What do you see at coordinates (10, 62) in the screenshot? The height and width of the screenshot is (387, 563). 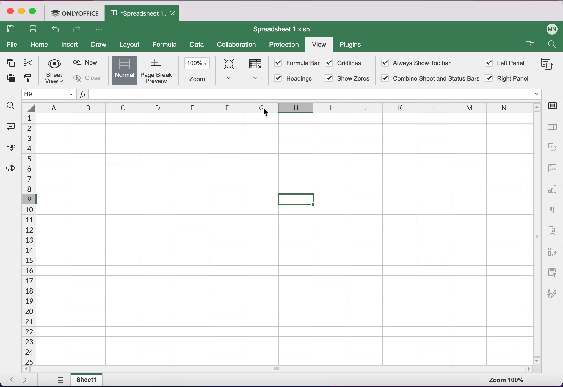 I see `copy` at bounding box center [10, 62].